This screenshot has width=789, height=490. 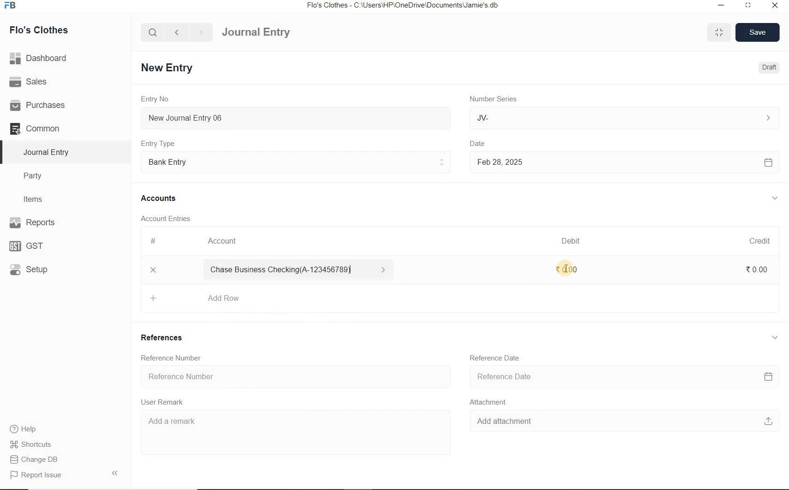 What do you see at coordinates (572, 241) in the screenshot?
I see `Debit` at bounding box center [572, 241].